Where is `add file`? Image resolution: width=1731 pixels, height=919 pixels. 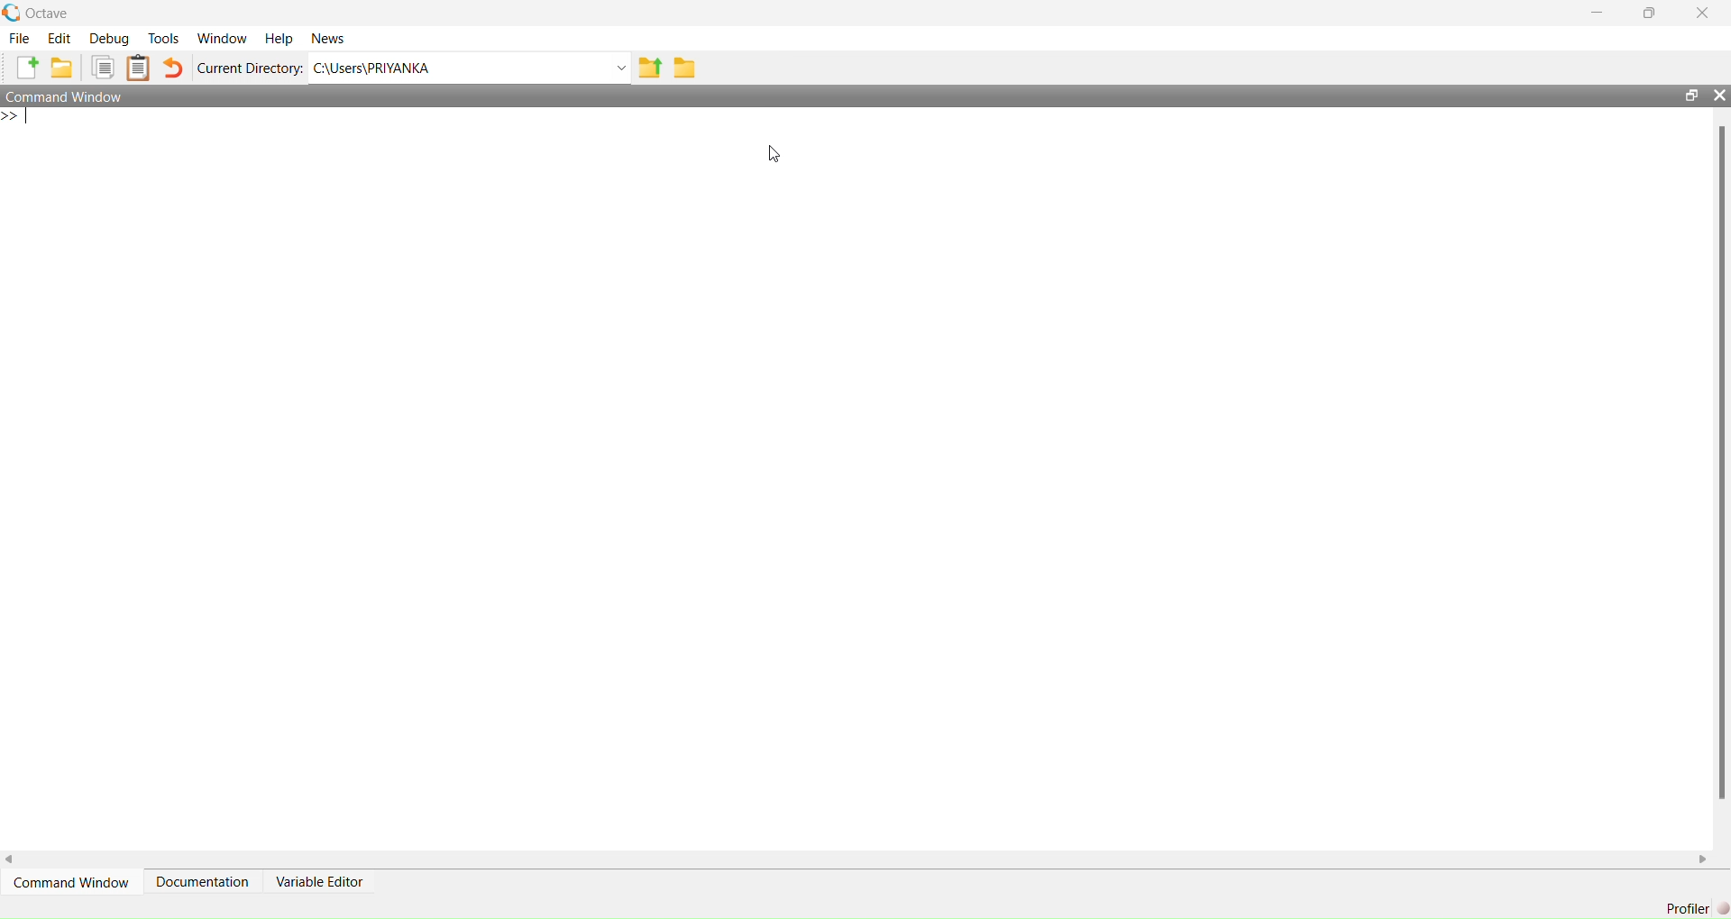 add file is located at coordinates (29, 68).